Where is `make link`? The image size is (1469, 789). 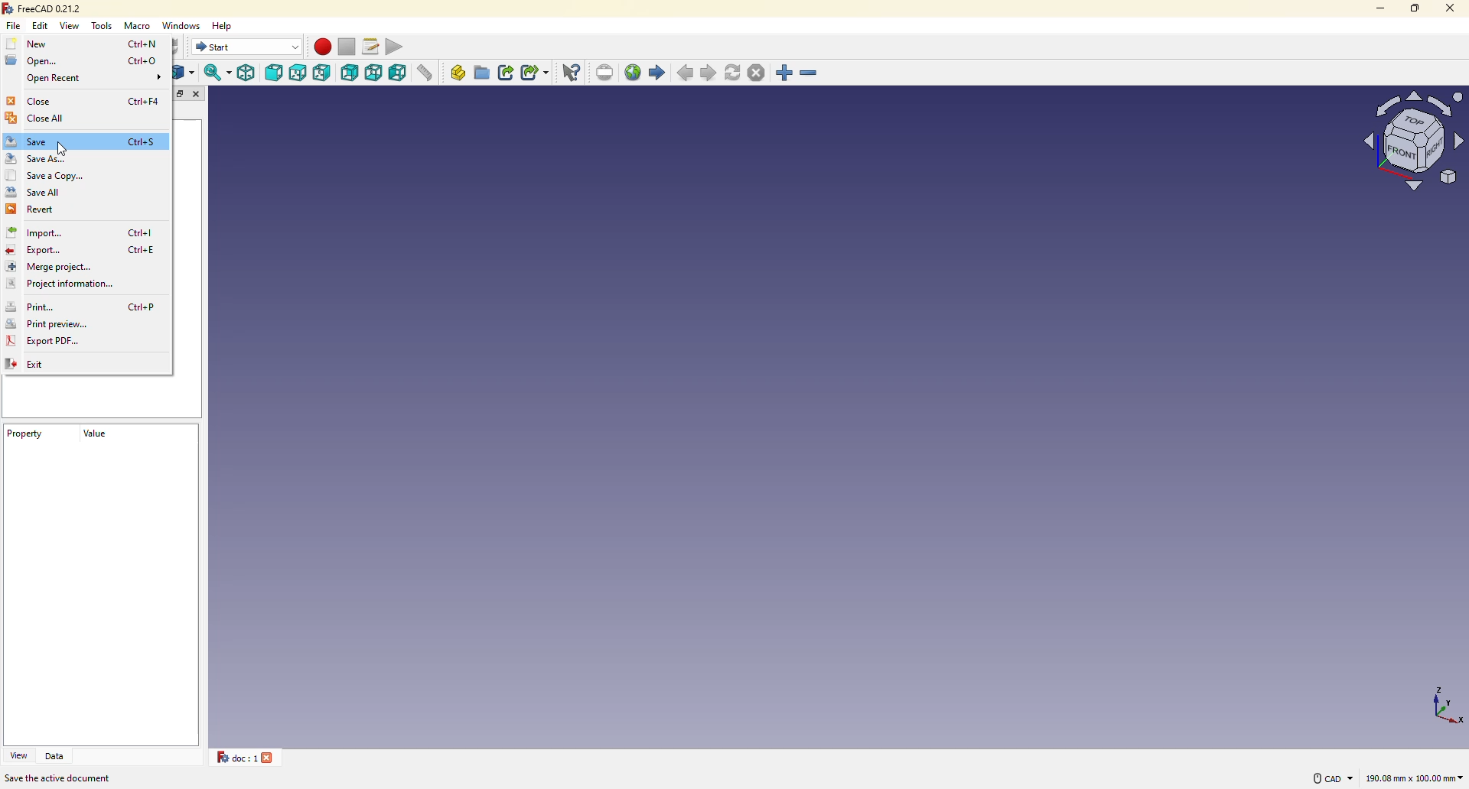 make link is located at coordinates (507, 73).